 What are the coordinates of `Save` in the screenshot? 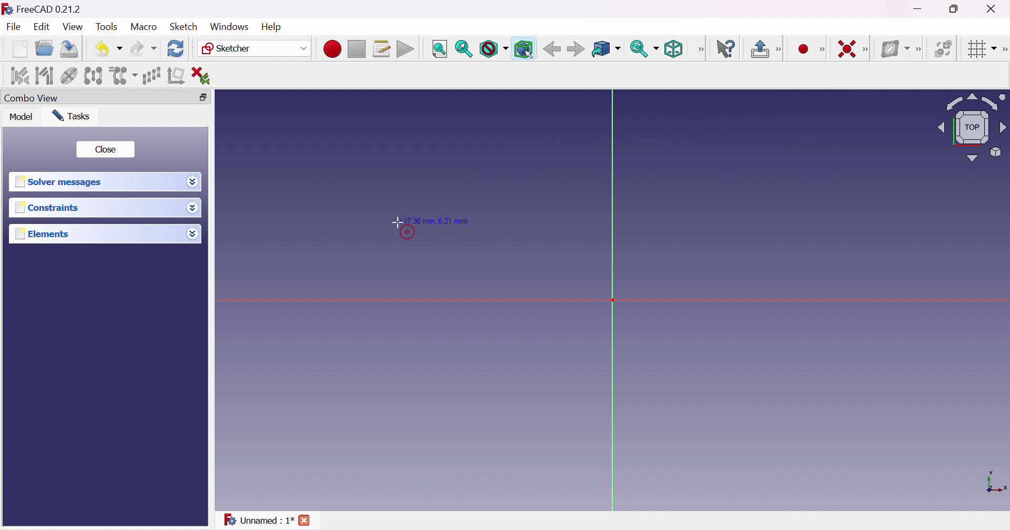 It's located at (68, 48).